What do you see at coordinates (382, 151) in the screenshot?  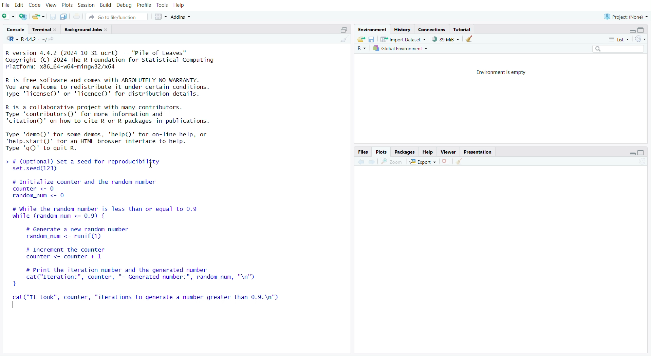 I see `Plots` at bounding box center [382, 151].